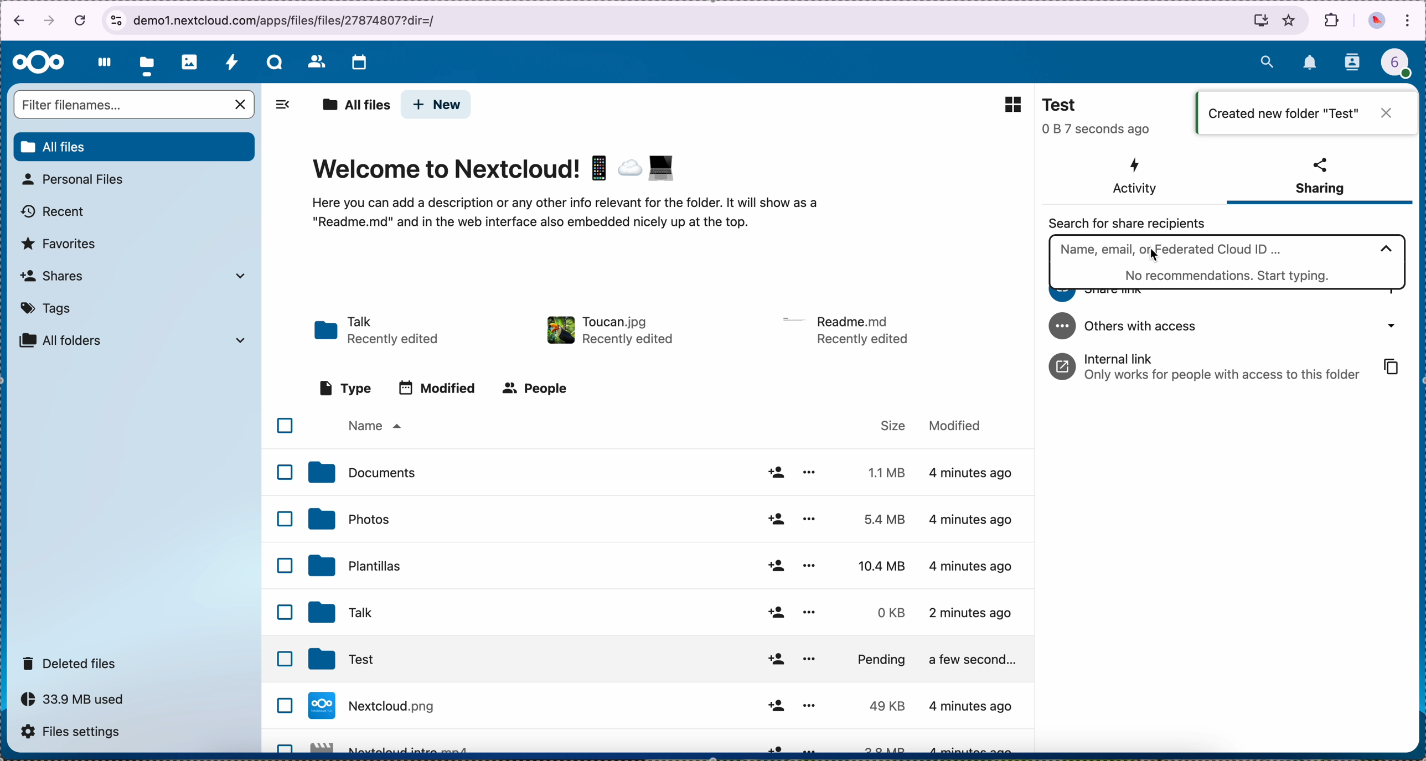 The height and width of the screenshot is (761, 1426). I want to click on customize and control Google Chrome, so click(1408, 22).